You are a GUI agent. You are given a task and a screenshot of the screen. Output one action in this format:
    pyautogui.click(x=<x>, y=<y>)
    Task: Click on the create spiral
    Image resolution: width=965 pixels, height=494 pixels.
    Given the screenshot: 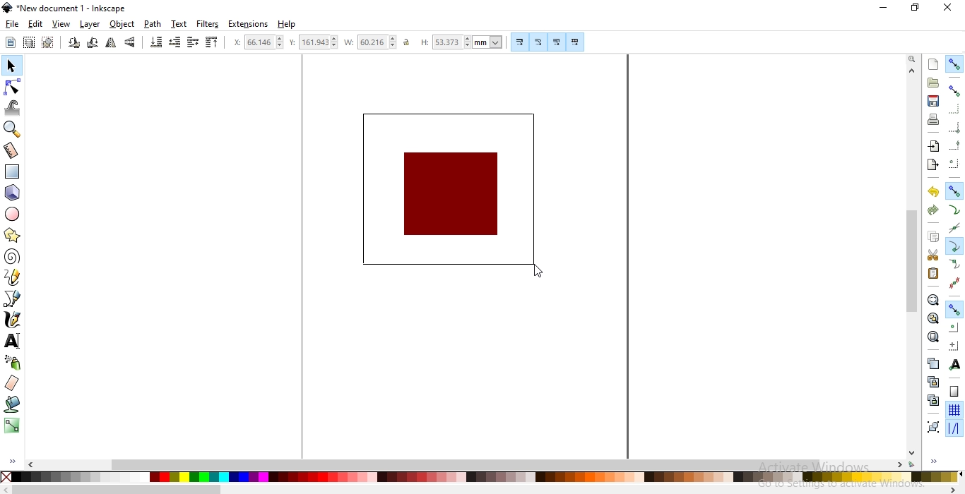 What is the action you would take?
    pyautogui.click(x=11, y=257)
    